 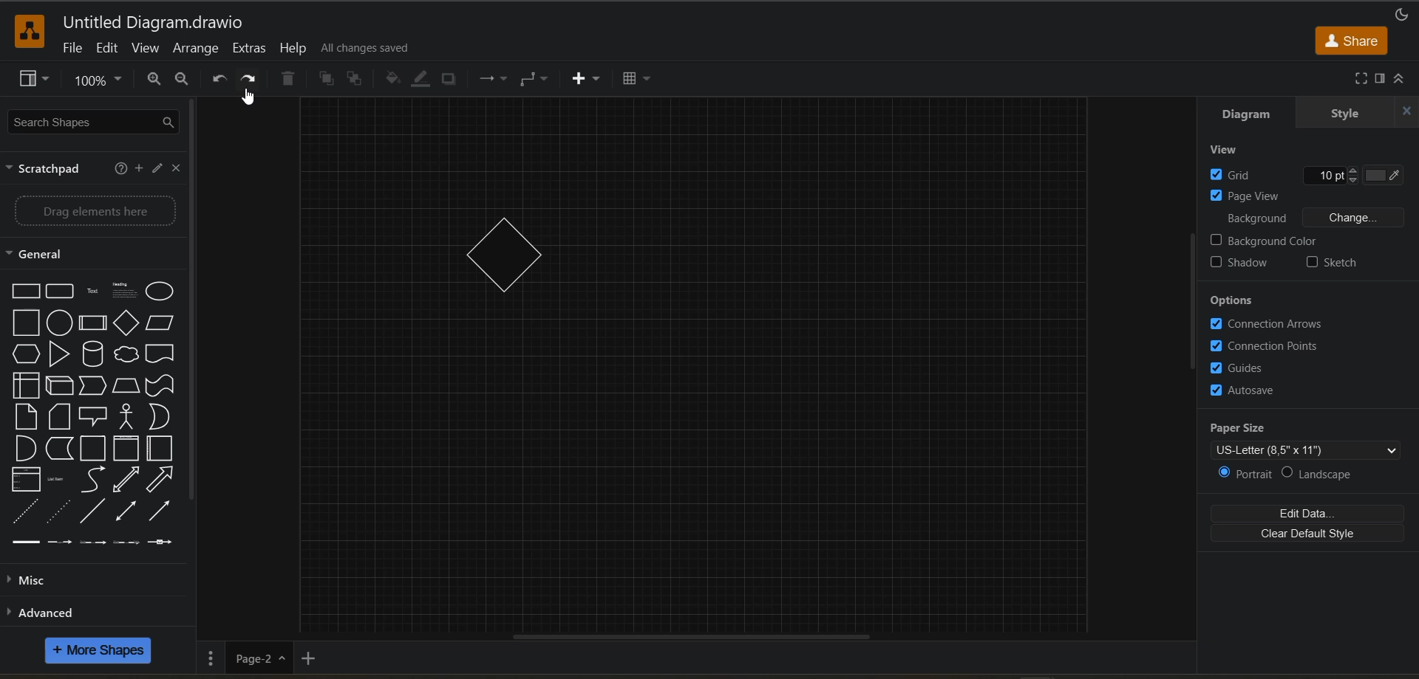 I want to click on file name and app title, so click(x=160, y=24).